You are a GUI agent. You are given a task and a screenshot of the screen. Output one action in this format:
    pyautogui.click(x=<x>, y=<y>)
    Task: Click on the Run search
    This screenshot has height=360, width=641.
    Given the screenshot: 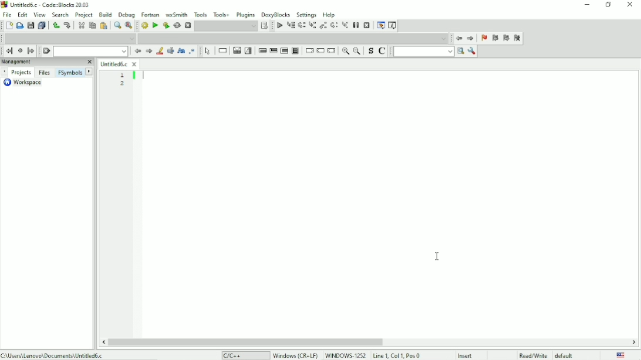 What is the action you would take?
    pyautogui.click(x=429, y=52)
    